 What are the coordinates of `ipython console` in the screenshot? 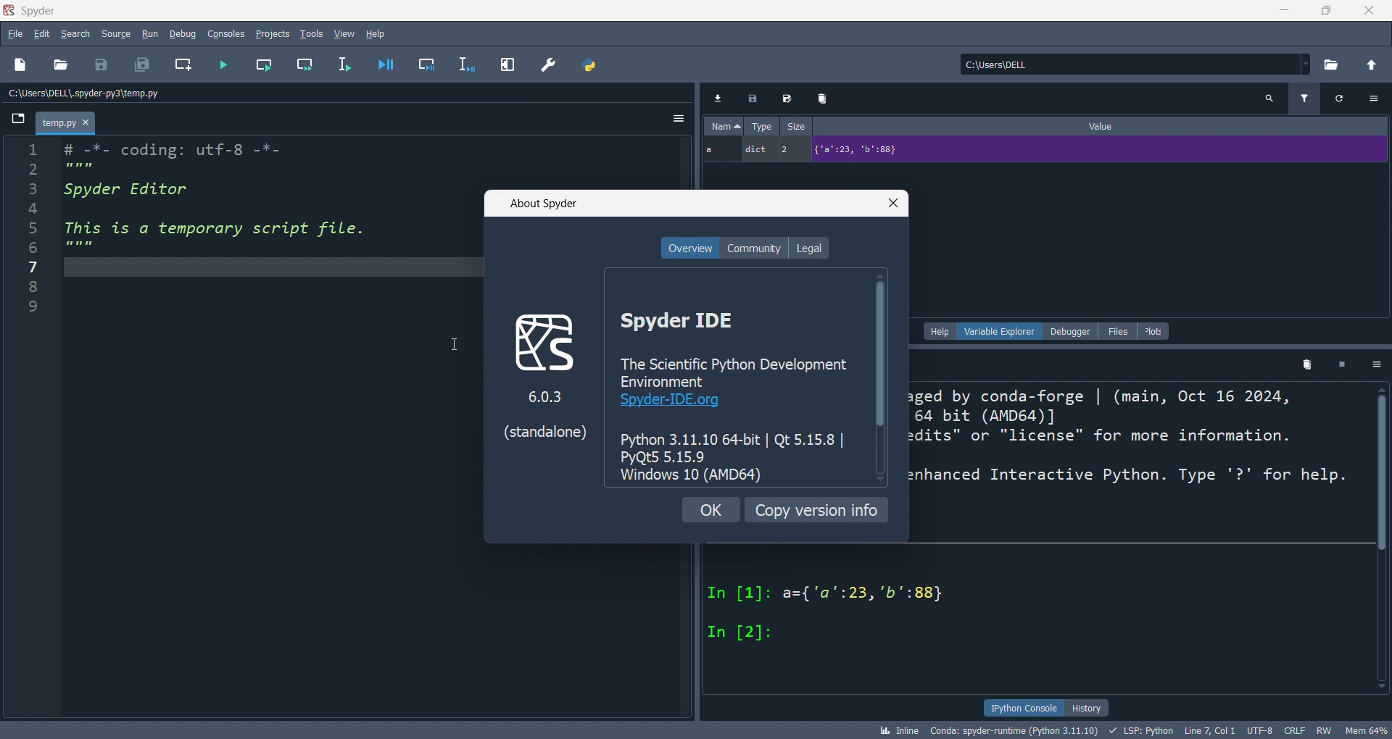 It's located at (1022, 707).